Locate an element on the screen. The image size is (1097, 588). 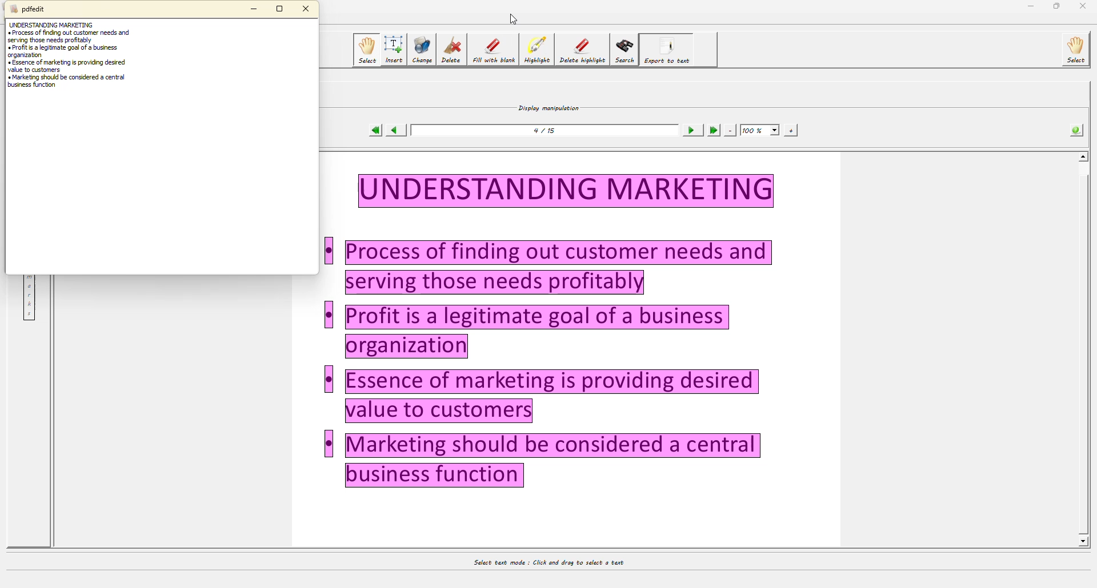
zoom out is located at coordinates (731, 130).